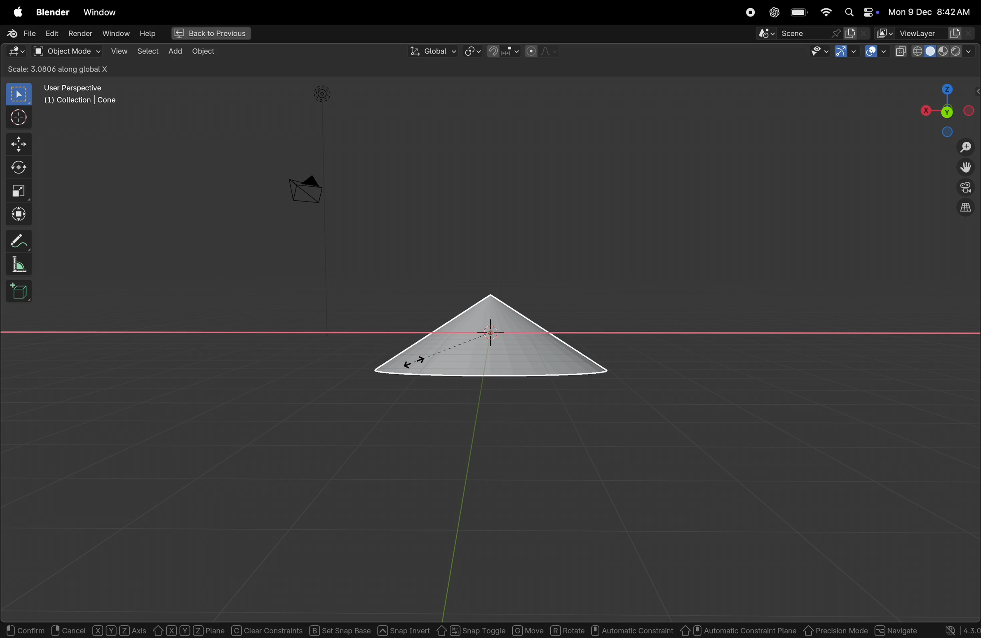 This screenshot has height=638, width=981. Describe the element at coordinates (324, 94) in the screenshot. I see `light` at that location.